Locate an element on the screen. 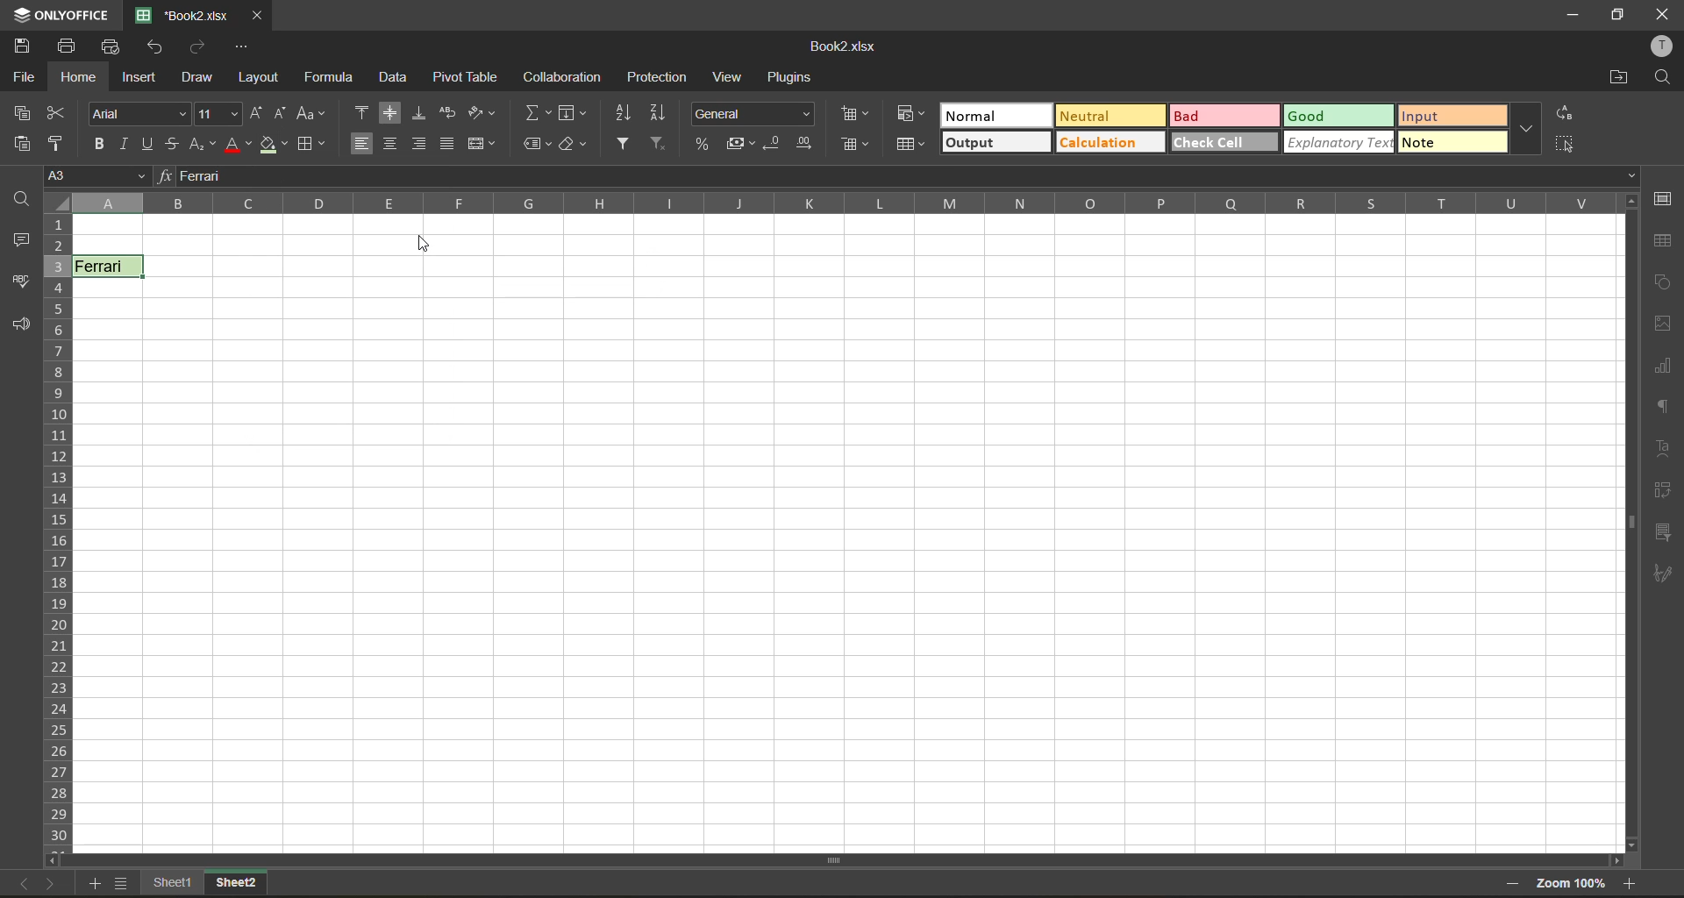 The height and width of the screenshot is (898, 1684). copy is located at coordinates (21, 113).